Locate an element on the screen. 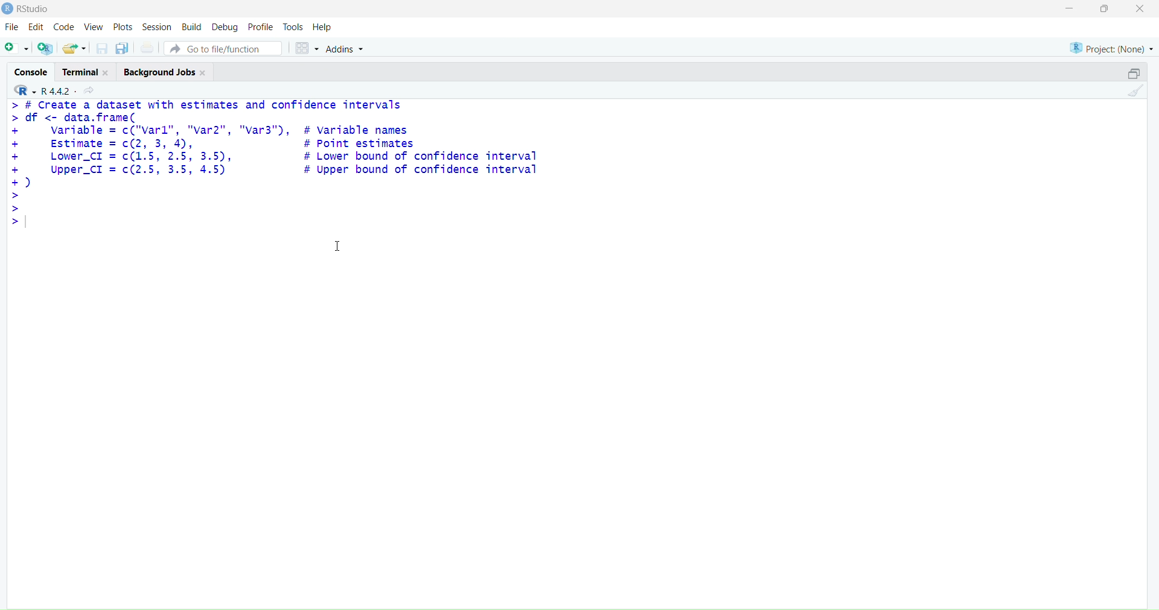 The height and width of the screenshot is (610, 1159). maximiz is located at coordinates (1103, 9).